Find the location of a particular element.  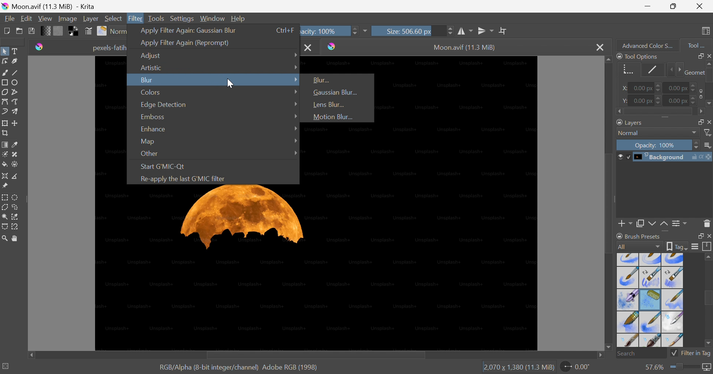

Calligraphy is located at coordinates (16, 61).